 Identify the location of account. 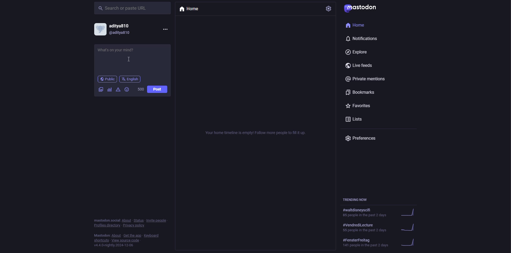
(115, 30).